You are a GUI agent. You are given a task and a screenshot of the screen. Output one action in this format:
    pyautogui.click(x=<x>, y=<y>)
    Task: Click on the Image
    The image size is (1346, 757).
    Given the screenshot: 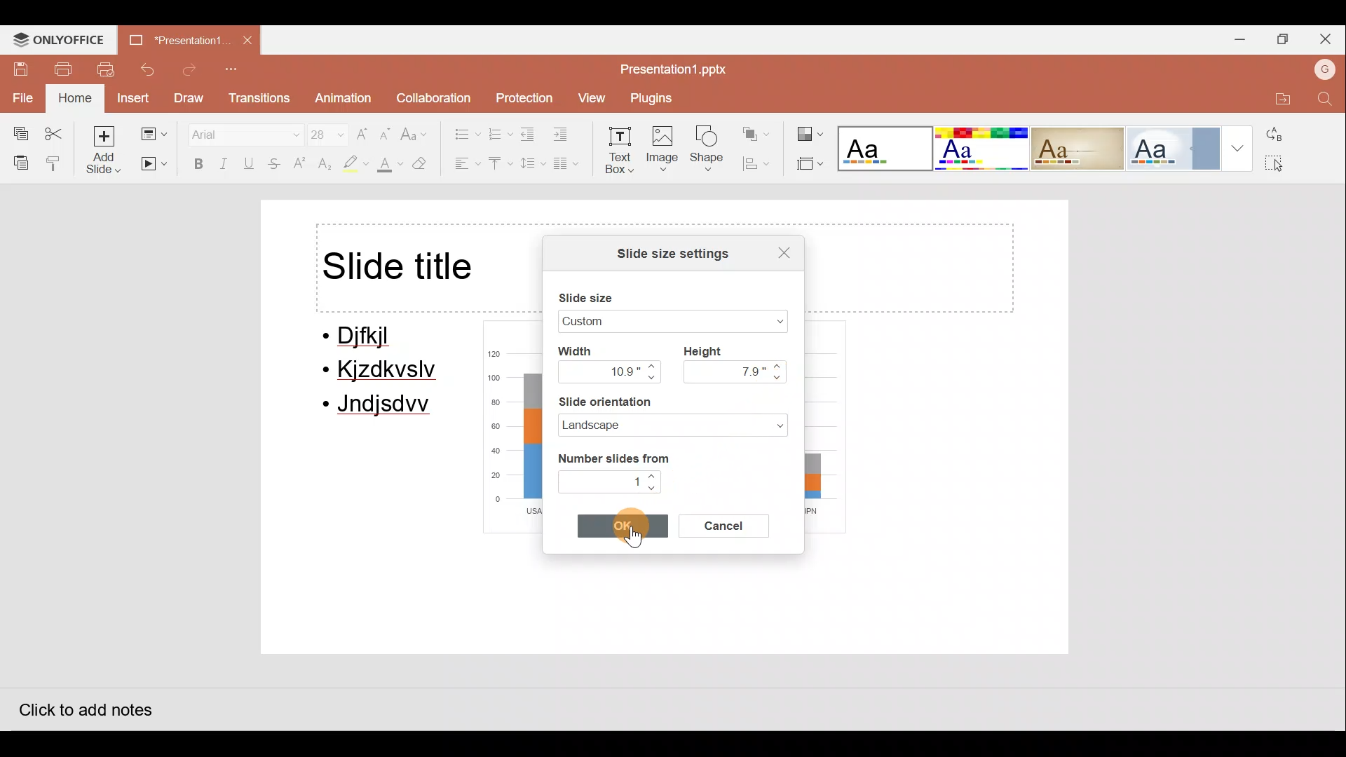 What is the action you would take?
    pyautogui.click(x=664, y=151)
    